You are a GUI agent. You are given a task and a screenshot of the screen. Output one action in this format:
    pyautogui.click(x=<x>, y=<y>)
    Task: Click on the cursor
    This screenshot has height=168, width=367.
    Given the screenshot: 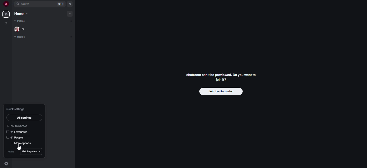 What is the action you would take?
    pyautogui.click(x=19, y=148)
    